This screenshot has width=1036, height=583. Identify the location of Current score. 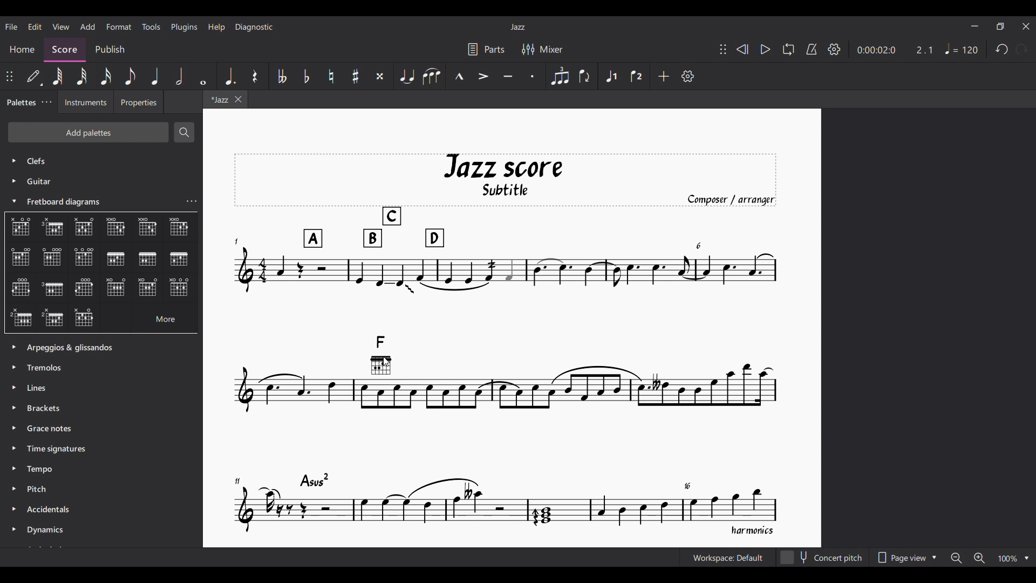
(506, 338).